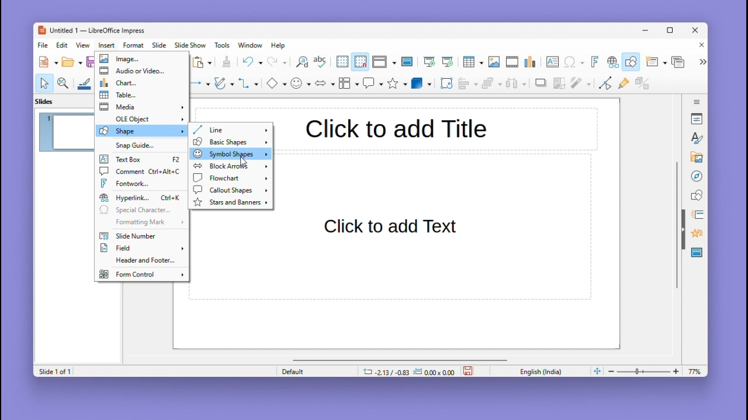 Image resolution: width=748 pixels, height=420 pixels. What do you see at coordinates (91, 31) in the screenshot?
I see `File name` at bounding box center [91, 31].